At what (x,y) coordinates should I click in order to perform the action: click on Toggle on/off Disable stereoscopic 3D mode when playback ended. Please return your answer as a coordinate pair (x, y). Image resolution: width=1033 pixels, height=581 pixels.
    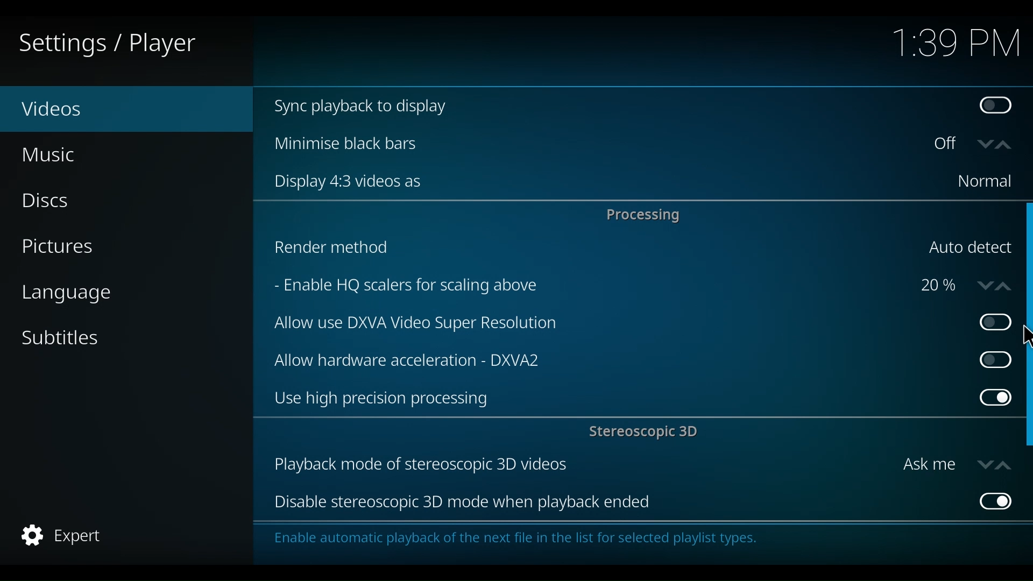
    Looking at the image, I should click on (993, 500).